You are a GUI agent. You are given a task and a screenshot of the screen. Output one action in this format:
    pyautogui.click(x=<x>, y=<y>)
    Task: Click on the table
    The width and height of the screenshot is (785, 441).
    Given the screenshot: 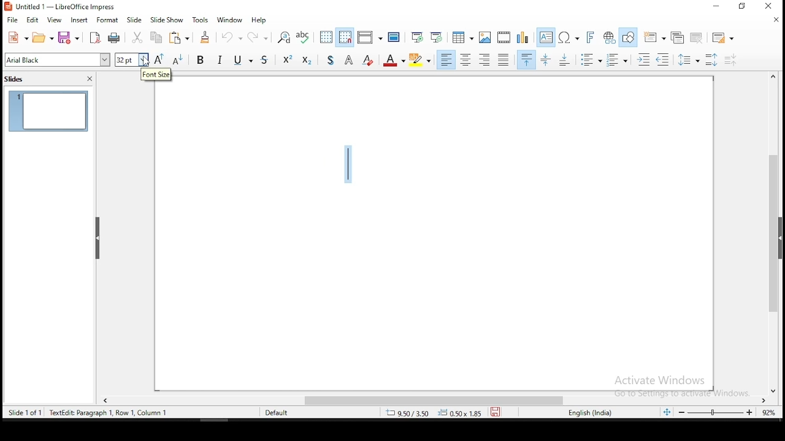 What is the action you would take?
    pyautogui.click(x=463, y=36)
    